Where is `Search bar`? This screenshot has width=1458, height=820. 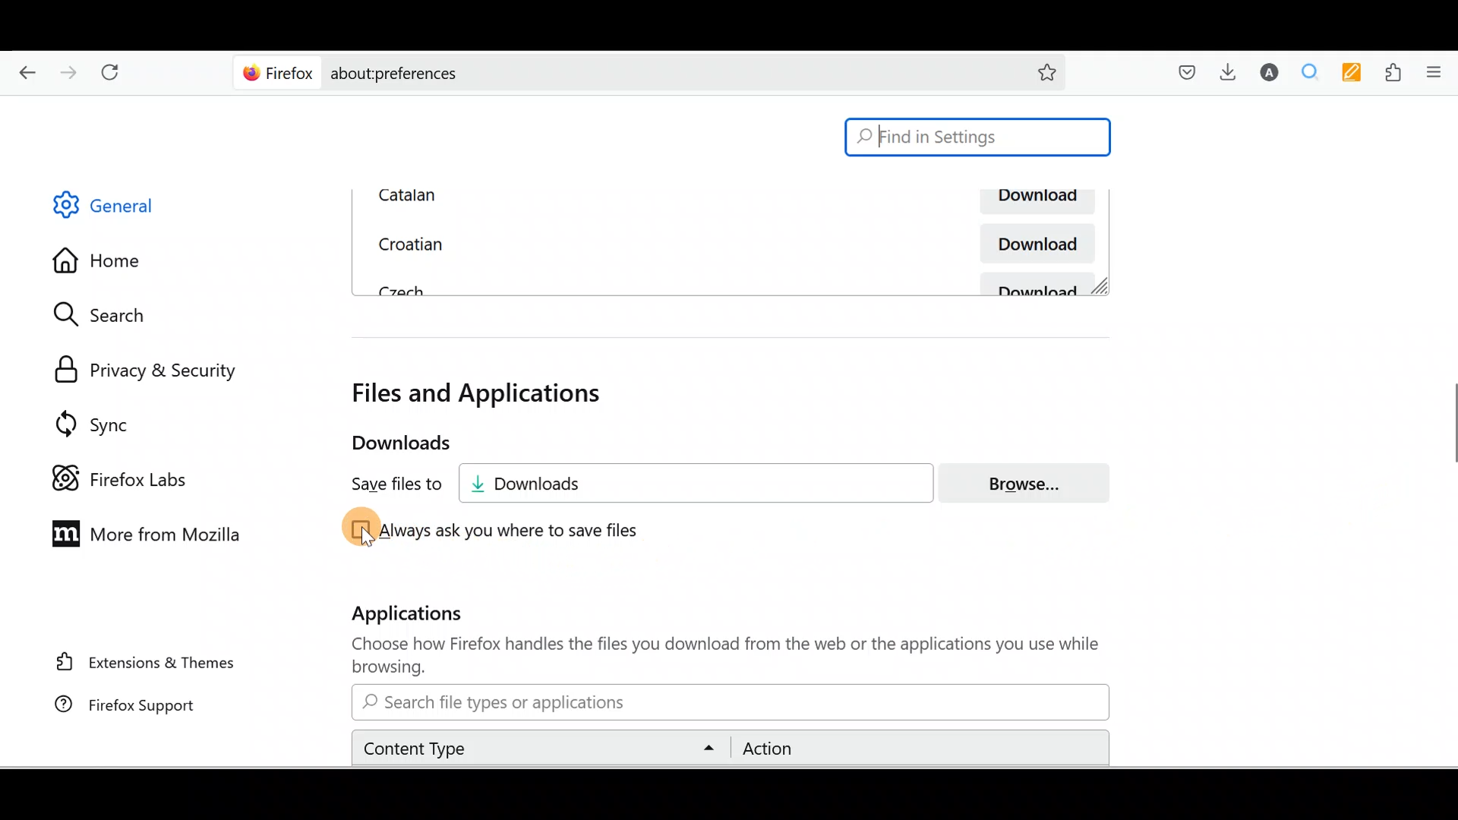
Search bar is located at coordinates (727, 702).